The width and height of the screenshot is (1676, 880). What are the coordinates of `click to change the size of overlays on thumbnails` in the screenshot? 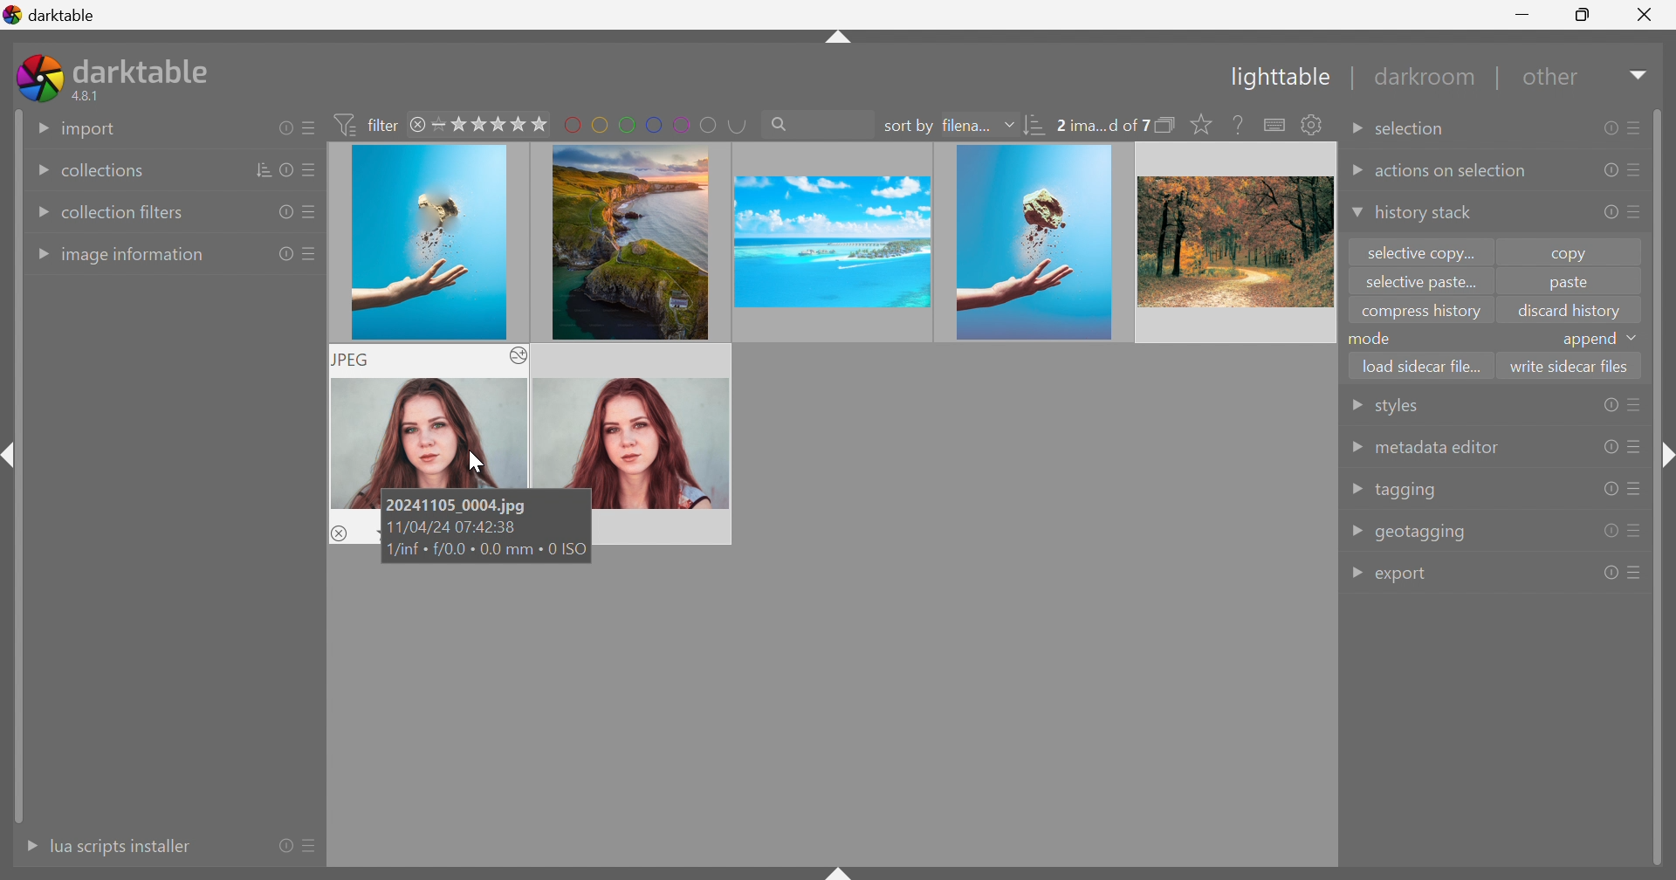 It's located at (1198, 125).